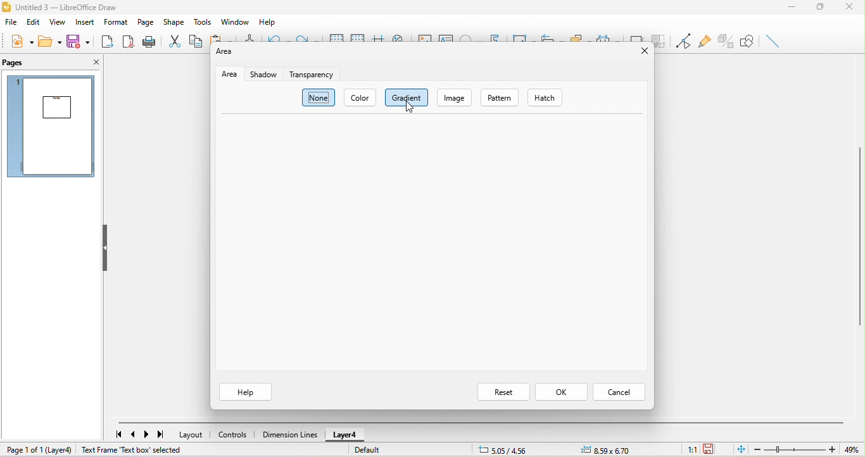 This screenshot has width=865, height=457. I want to click on image, so click(455, 97).